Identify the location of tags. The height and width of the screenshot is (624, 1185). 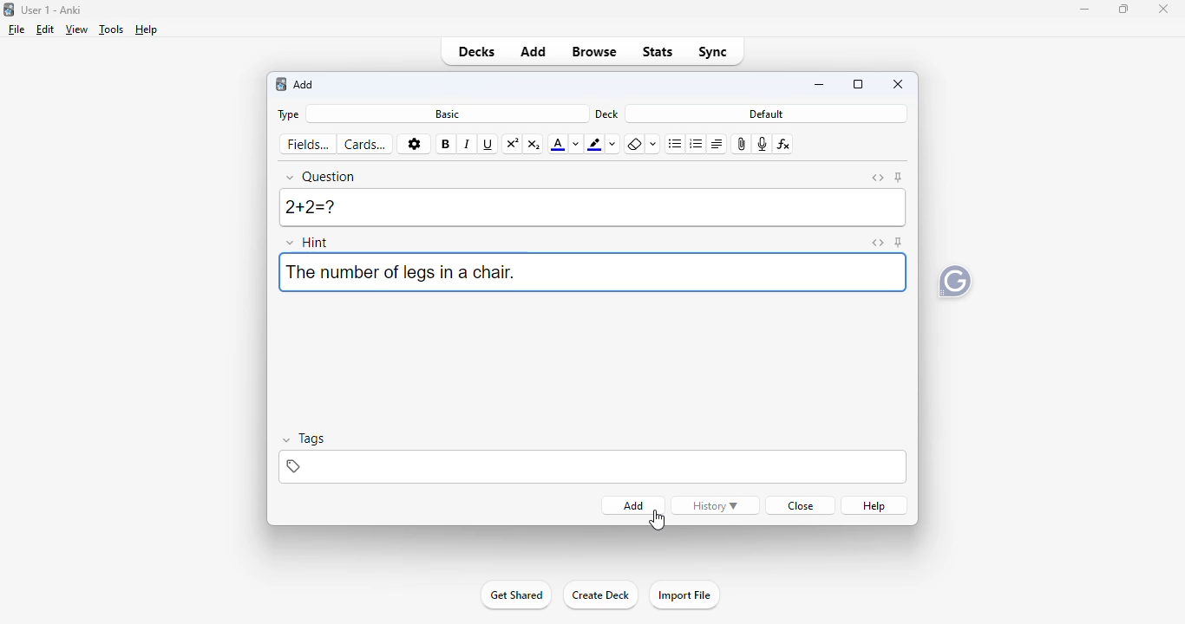
(304, 439).